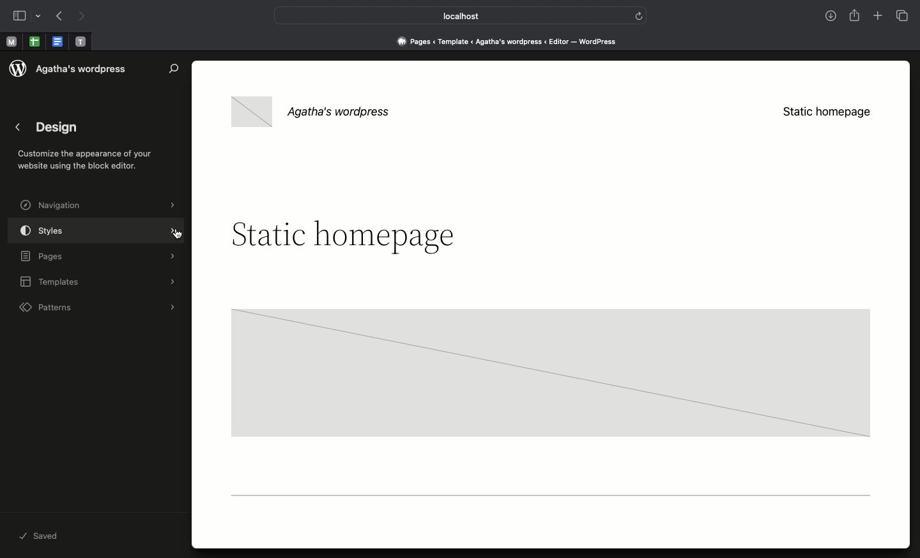 This screenshot has height=558, width=920. What do you see at coordinates (174, 68) in the screenshot?
I see `Search` at bounding box center [174, 68].